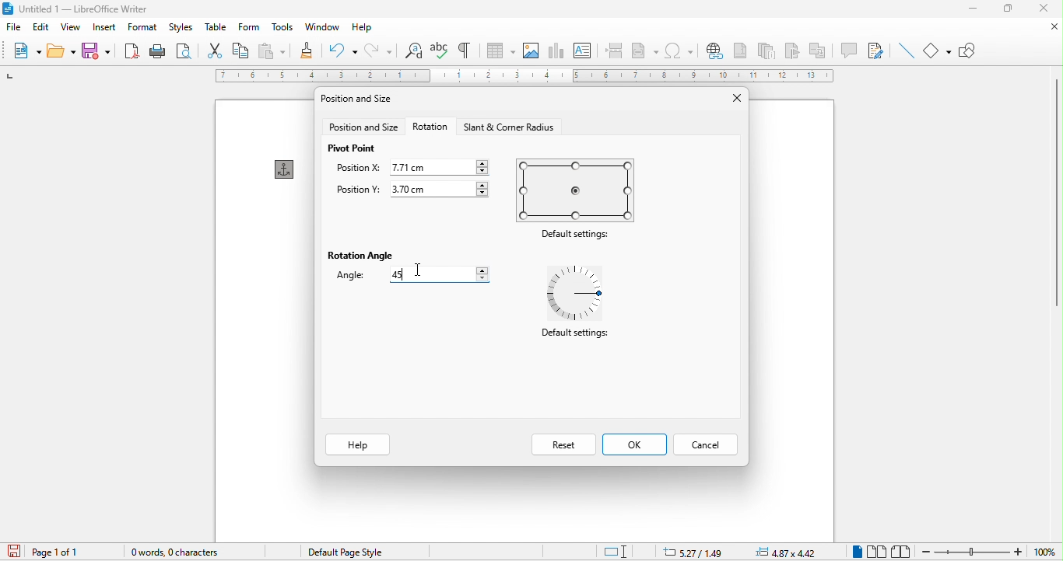  Describe the element at coordinates (938, 50) in the screenshot. I see `basic shapes` at that location.